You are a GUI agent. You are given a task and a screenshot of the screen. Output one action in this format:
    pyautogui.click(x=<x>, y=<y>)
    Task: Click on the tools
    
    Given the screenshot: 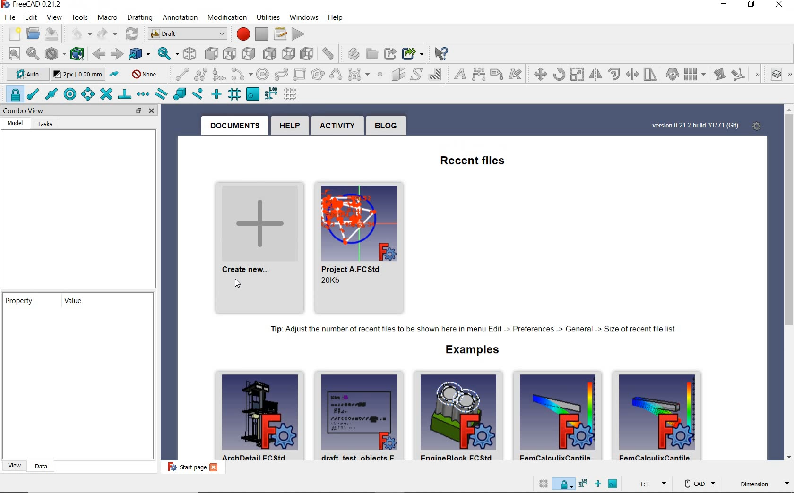 What is the action you would take?
    pyautogui.click(x=77, y=17)
    